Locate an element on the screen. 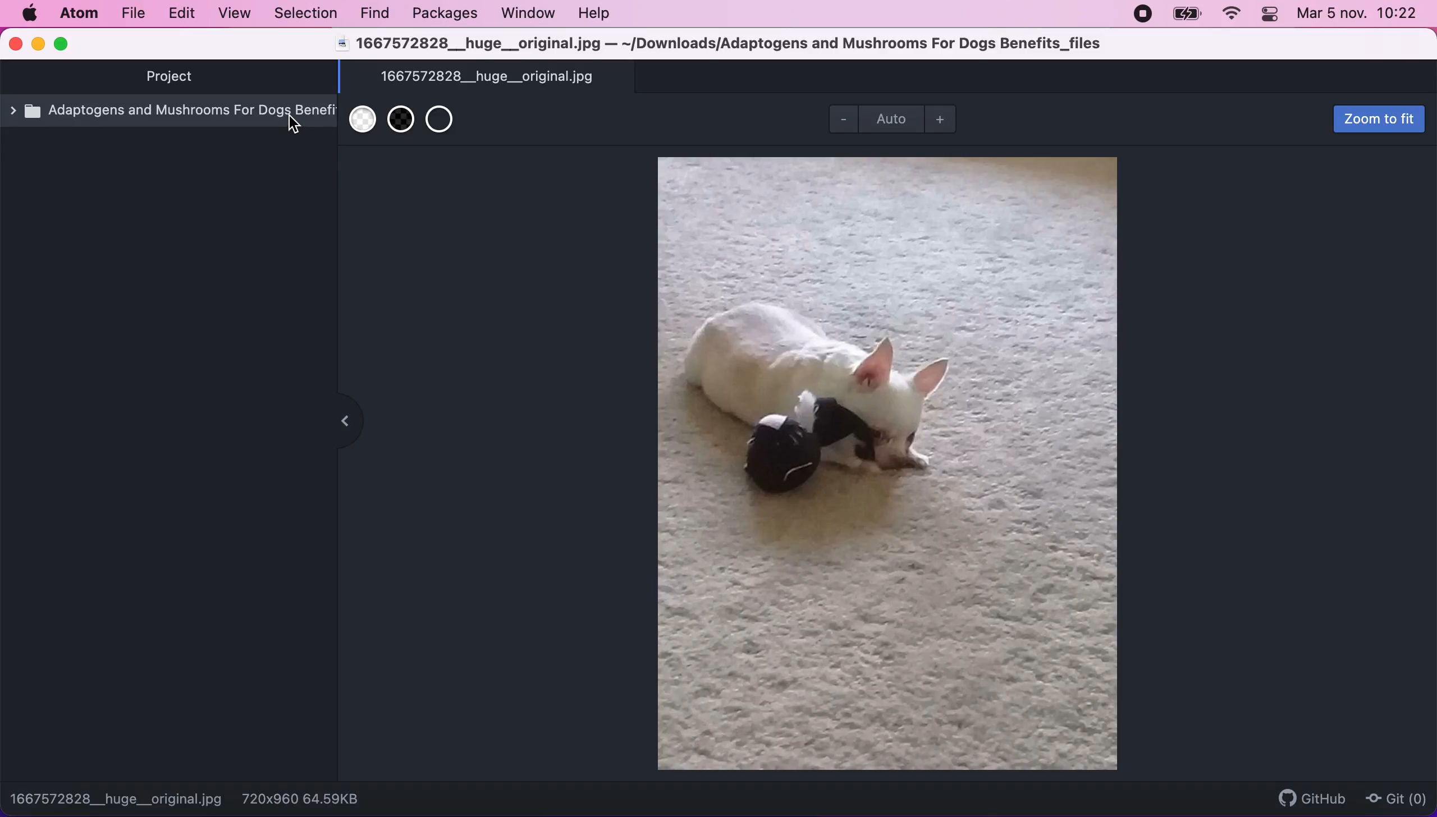 The width and height of the screenshot is (1437, 817). mac logo is located at coordinates (29, 13).